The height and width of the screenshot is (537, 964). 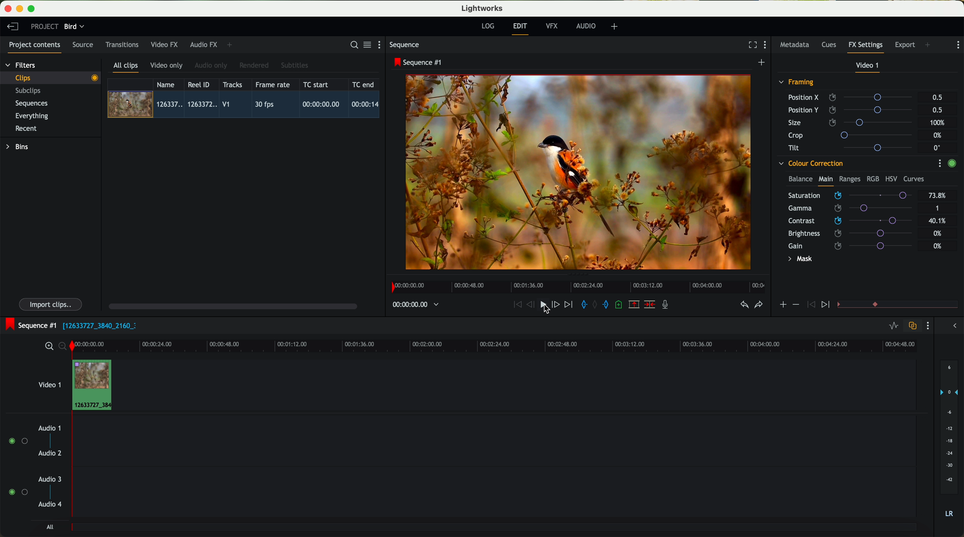 I want to click on show settings menu, so click(x=382, y=45).